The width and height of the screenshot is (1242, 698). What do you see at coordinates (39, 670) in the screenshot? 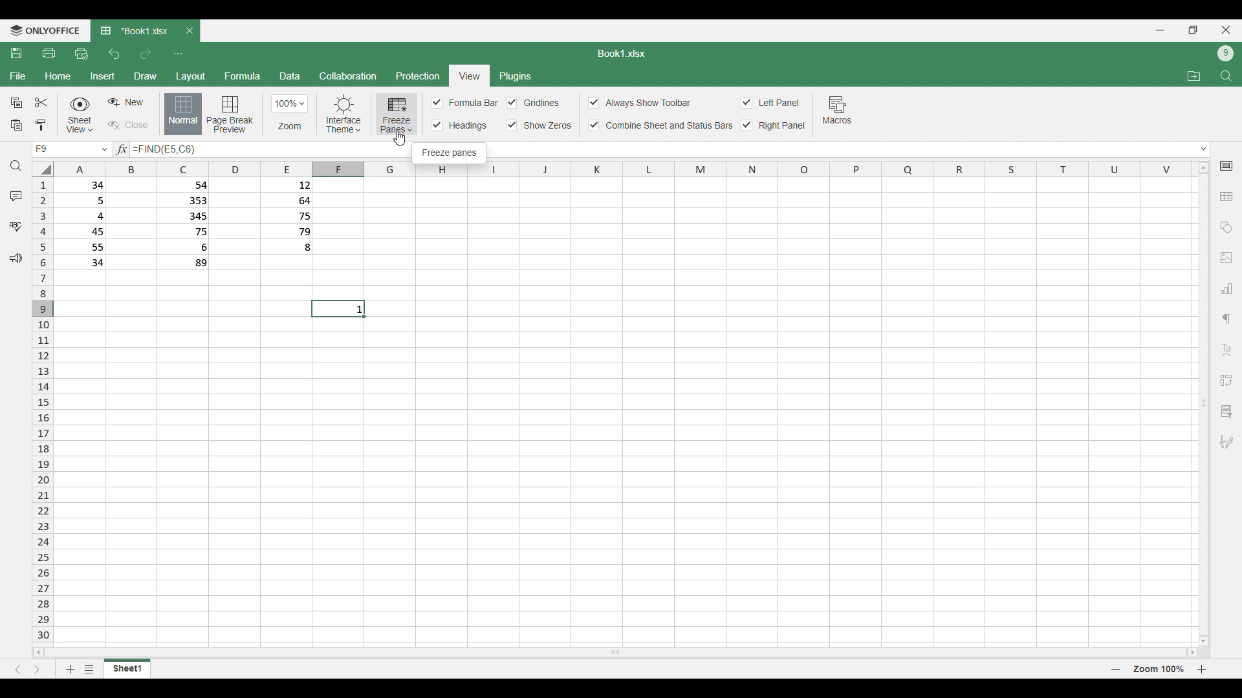
I see `Next` at bounding box center [39, 670].